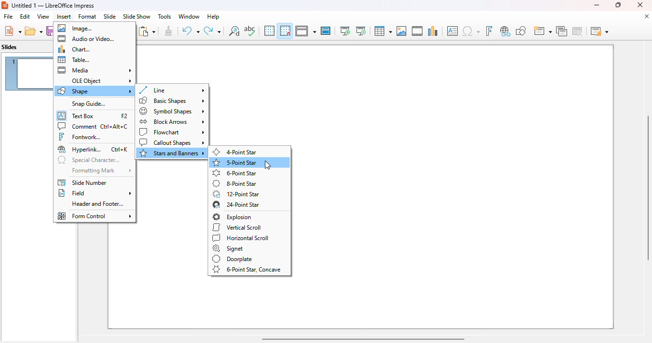  What do you see at coordinates (172, 101) in the screenshot?
I see `basic shapes` at bounding box center [172, 101].